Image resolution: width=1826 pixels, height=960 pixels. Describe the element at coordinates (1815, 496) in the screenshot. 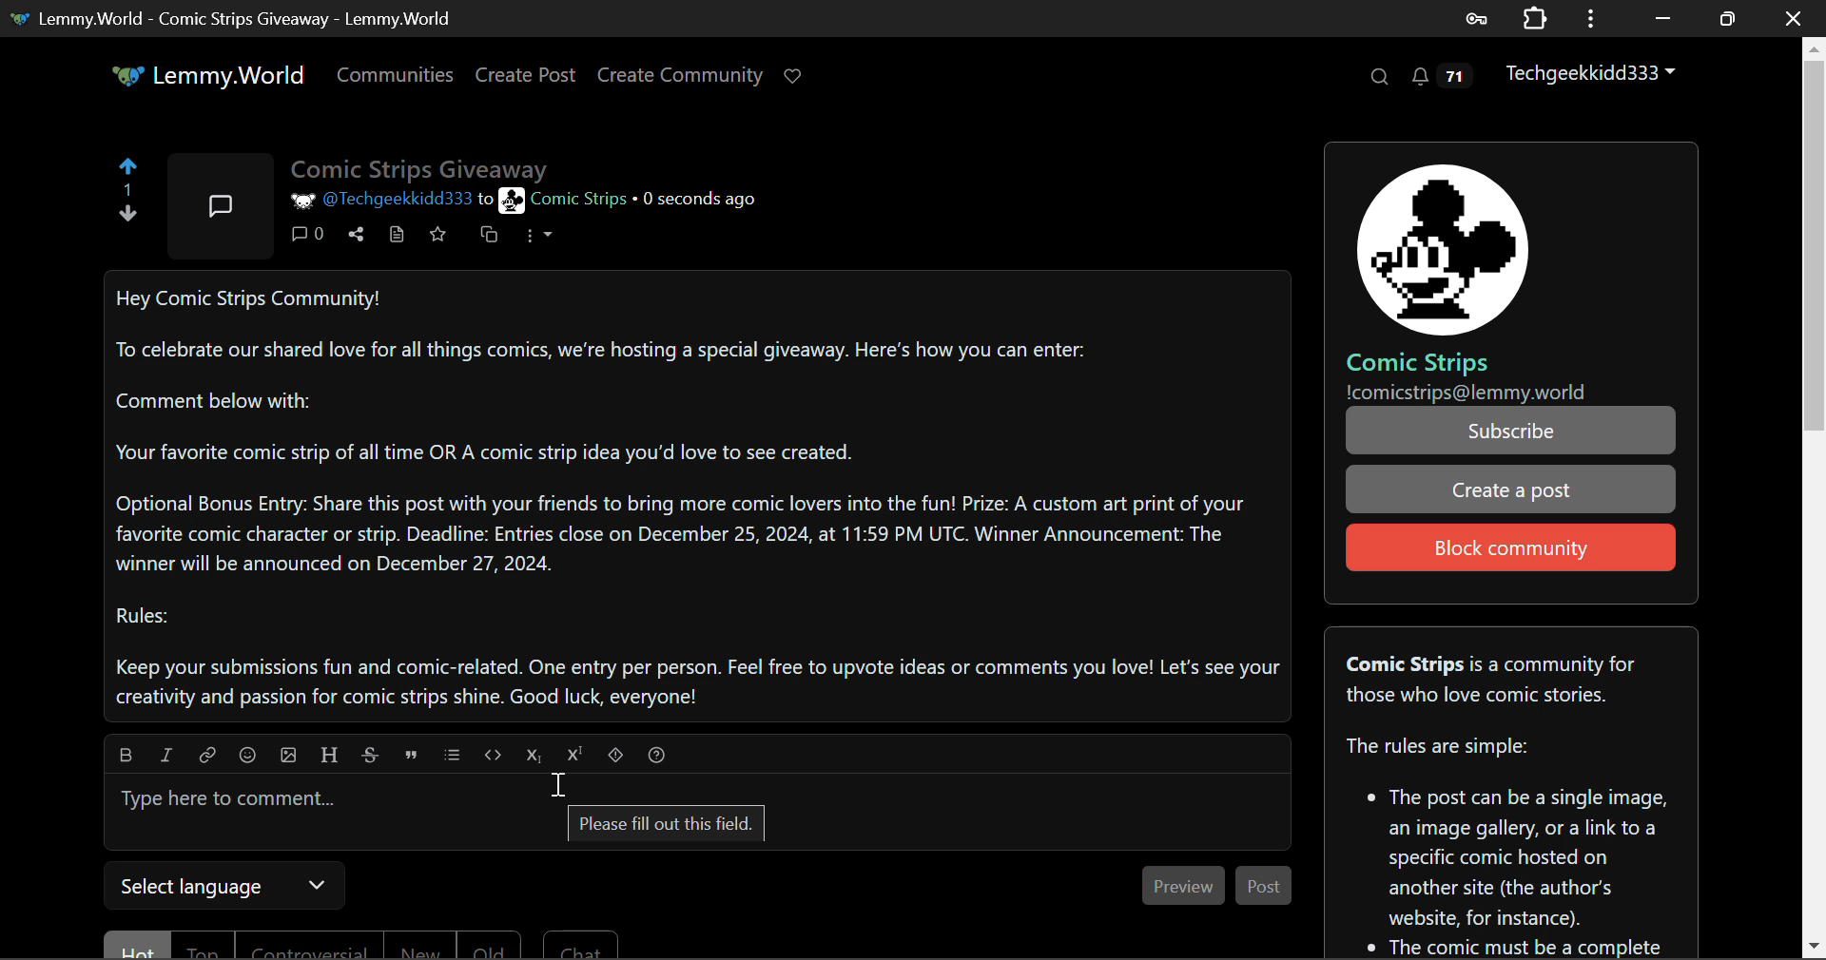

I see `Scroll Bar` at that location.